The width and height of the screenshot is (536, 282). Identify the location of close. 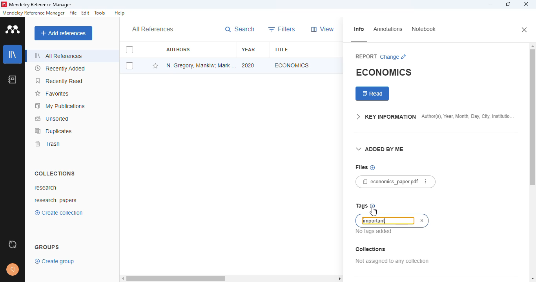
(526, 4).